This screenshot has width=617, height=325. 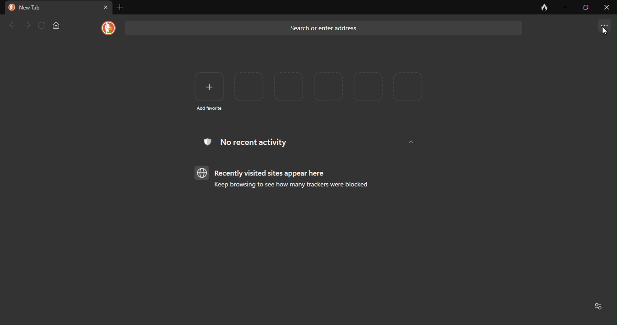 What do you see at coordinates (206, 90) in the screenshot?
I see `add favourites` at bounding box center [206, 90].